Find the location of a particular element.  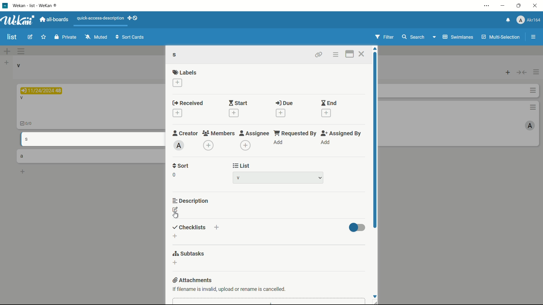

edit is located at coordinates (30, 37).